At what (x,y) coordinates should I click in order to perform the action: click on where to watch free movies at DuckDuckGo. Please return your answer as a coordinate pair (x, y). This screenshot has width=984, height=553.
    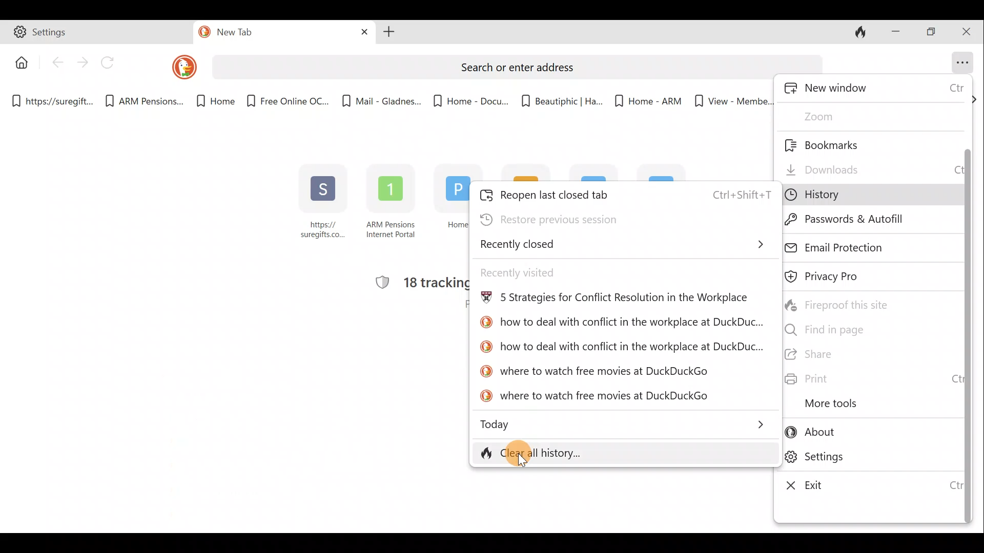
    Looking at the image, I should click on (596, 397).